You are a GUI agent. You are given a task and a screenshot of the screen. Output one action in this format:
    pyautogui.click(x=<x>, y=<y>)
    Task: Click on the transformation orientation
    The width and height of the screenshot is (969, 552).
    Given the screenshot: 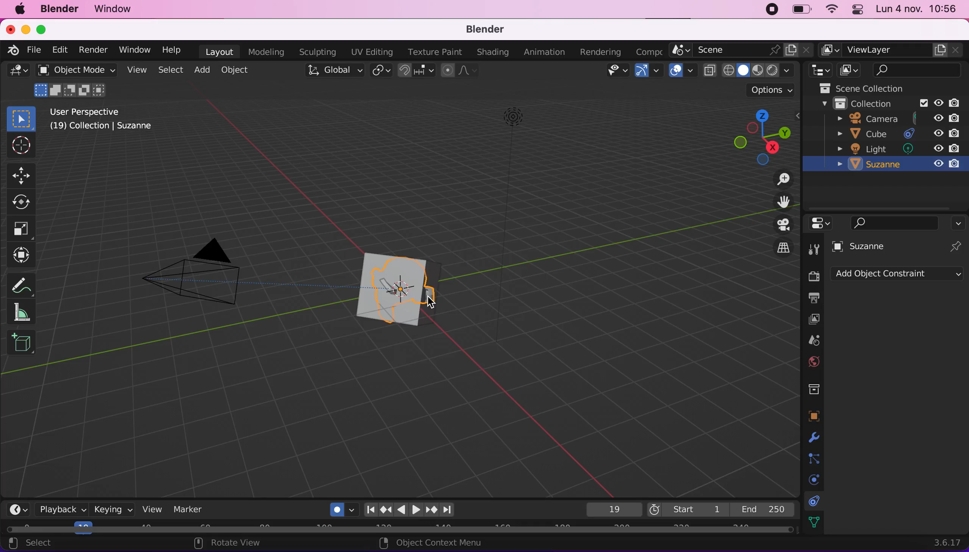 What is the action you would take?
    pyautogui.click(x=334, y=71)
    